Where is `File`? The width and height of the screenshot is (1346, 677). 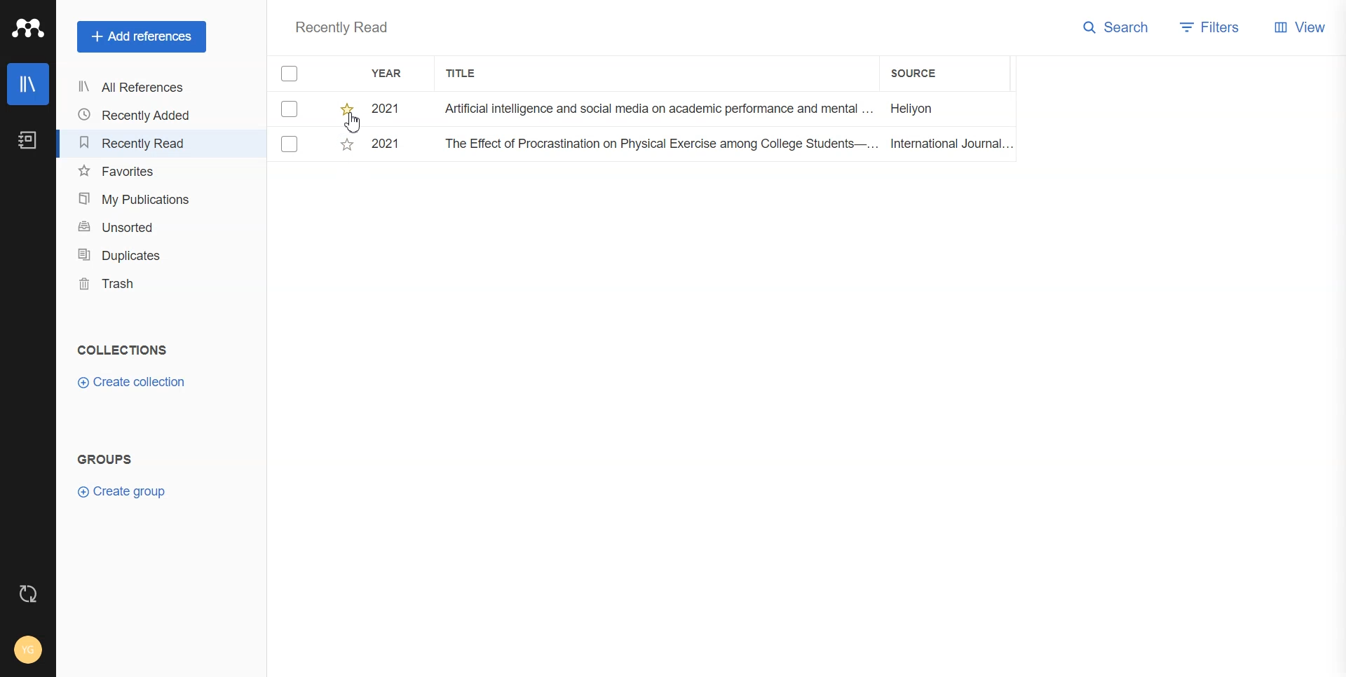 File is located at coordinates (641, 109).